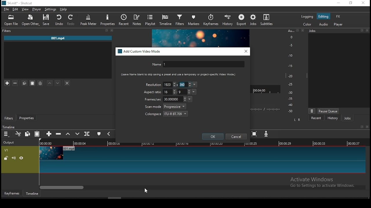 The width and height of the screenshot is (371, 208). Describe the element at coordinates (190, 99) in the screenshot. I see `frames per second presets` at that location.